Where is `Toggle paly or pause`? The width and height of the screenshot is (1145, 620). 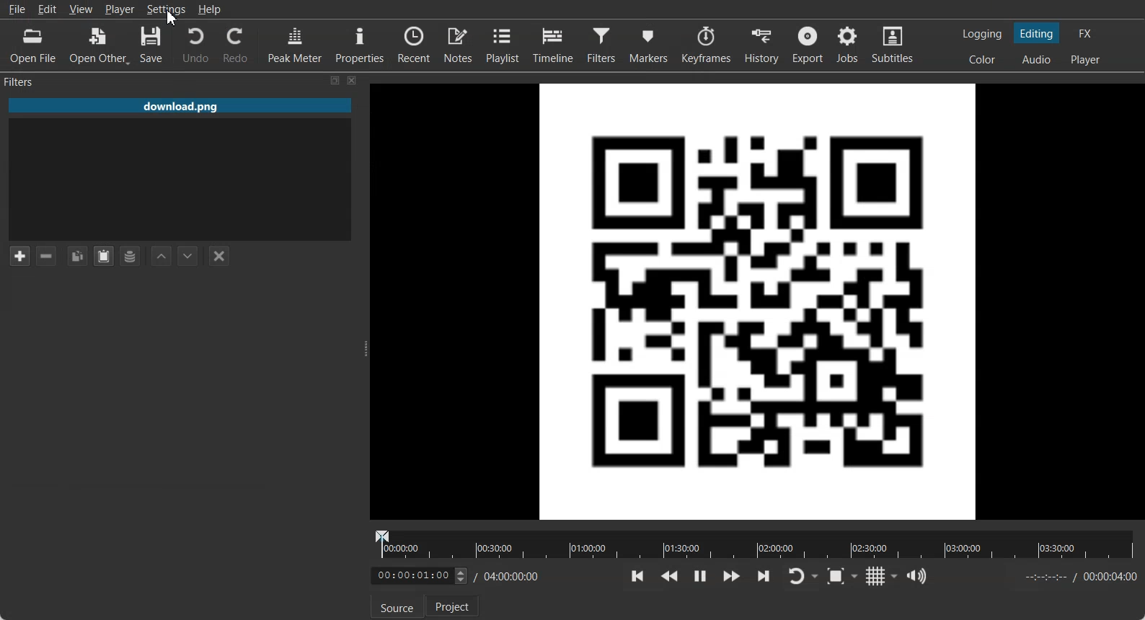 Toggle paly or pause is located at coordinates (699, 577).